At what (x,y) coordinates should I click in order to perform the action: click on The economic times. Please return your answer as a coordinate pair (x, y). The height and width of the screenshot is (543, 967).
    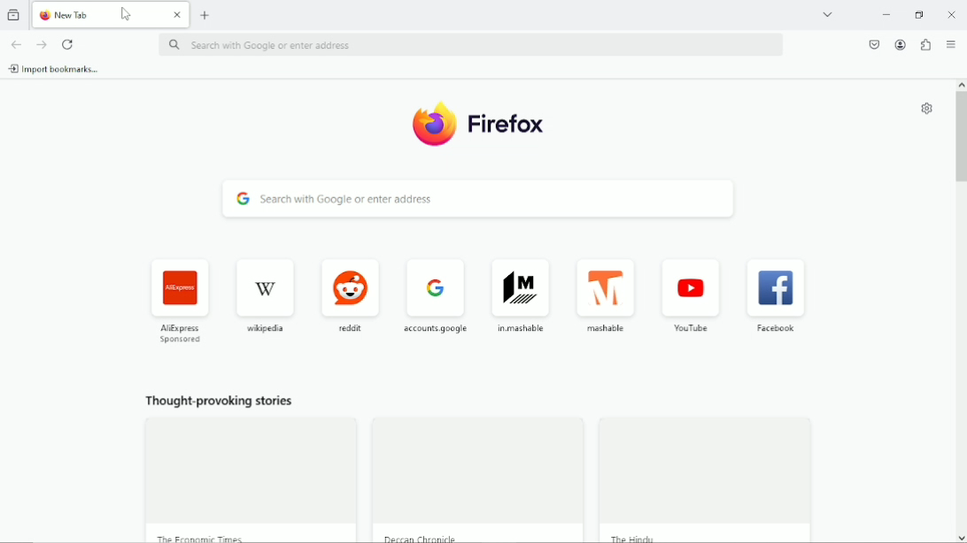
    Looking at the image, I should click on (199, 536).